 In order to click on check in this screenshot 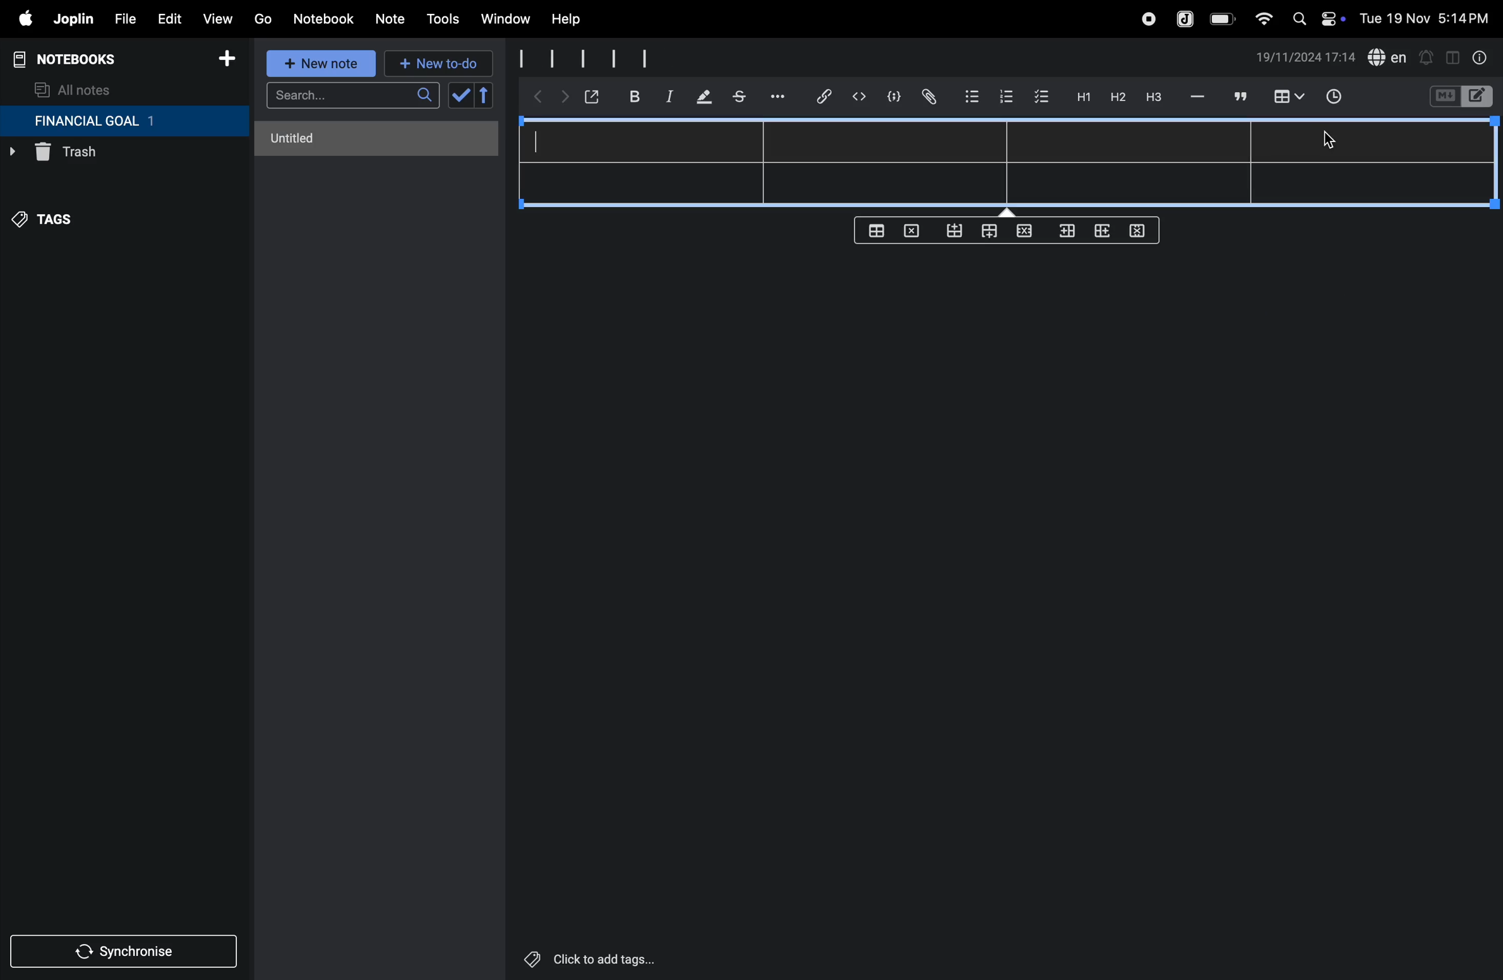, I will do `click(459, 96)`.